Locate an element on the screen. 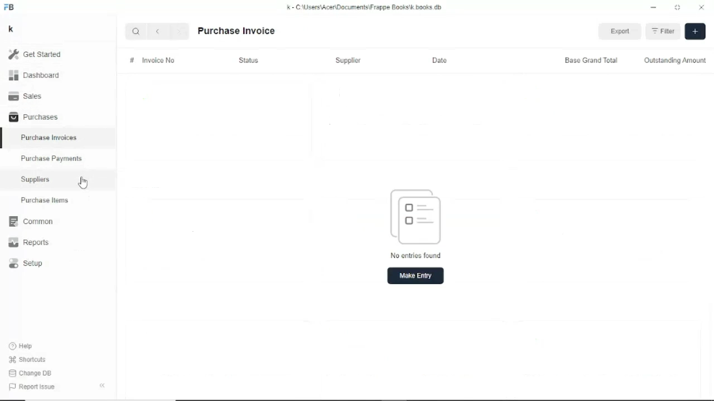 This screenshot has height=401, width=714. Export is located at coordinates (620, 31).